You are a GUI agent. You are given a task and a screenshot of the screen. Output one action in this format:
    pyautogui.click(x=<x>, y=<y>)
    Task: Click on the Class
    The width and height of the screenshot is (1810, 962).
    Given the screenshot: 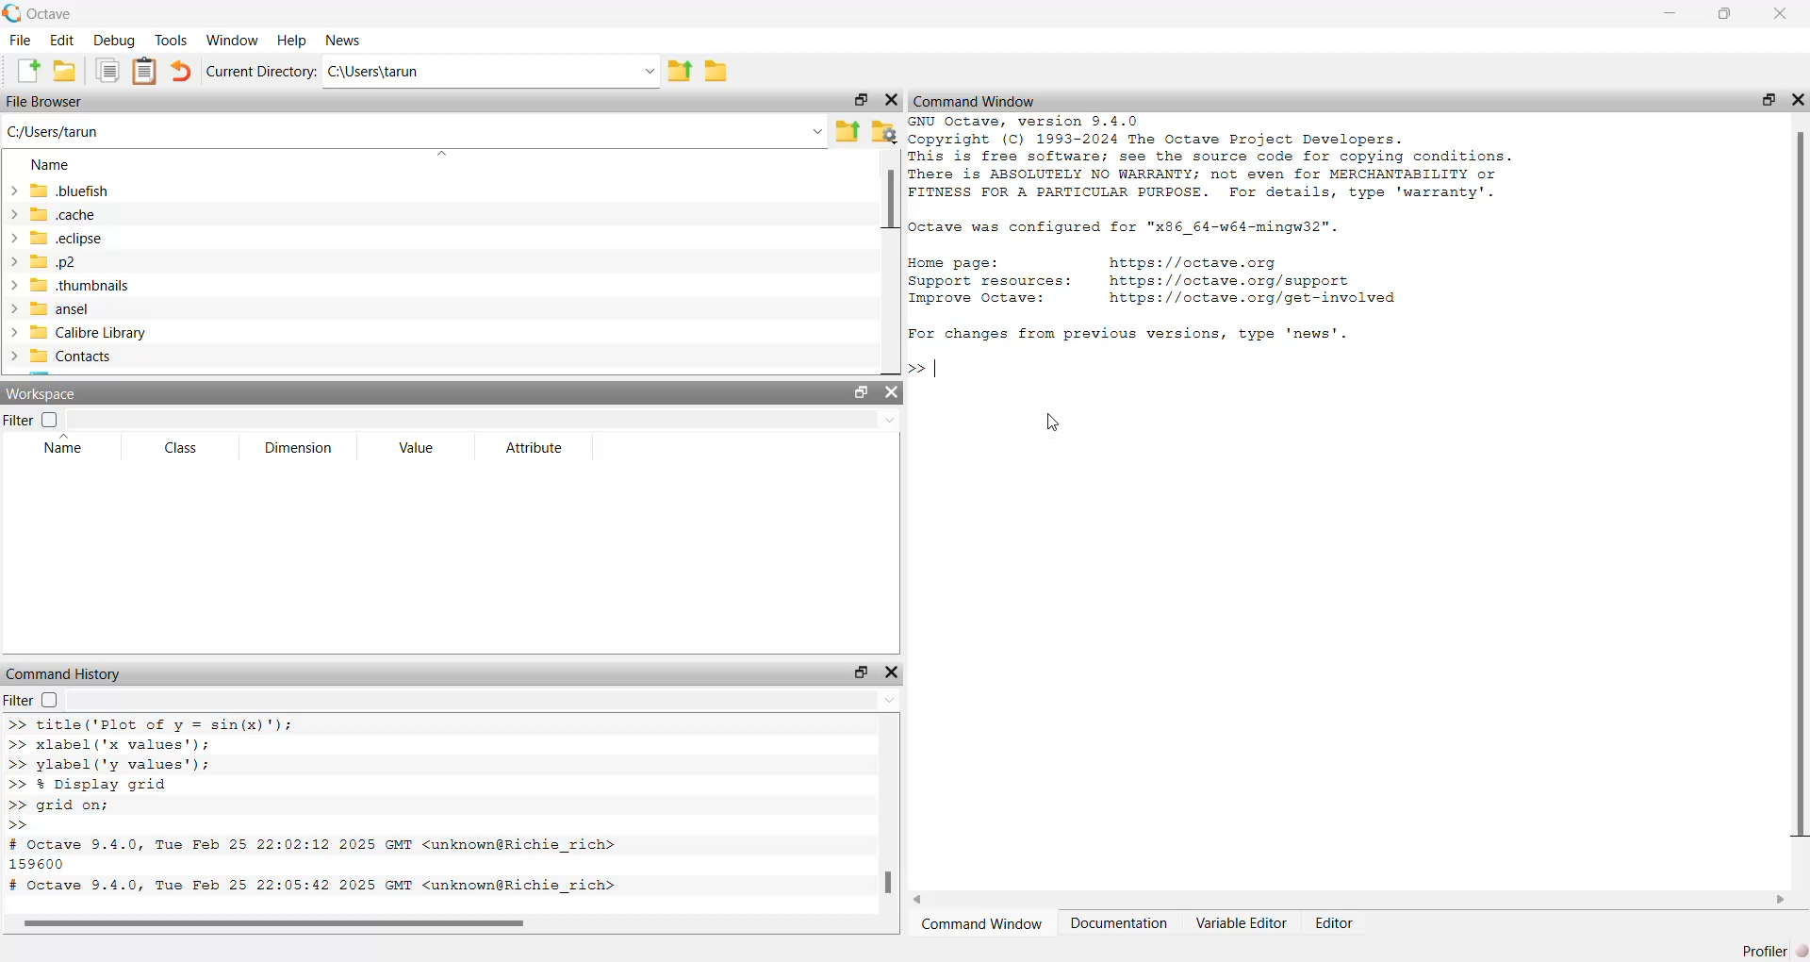 What is the action you would take?
    pyautogui.click(x=181, y=447)
    